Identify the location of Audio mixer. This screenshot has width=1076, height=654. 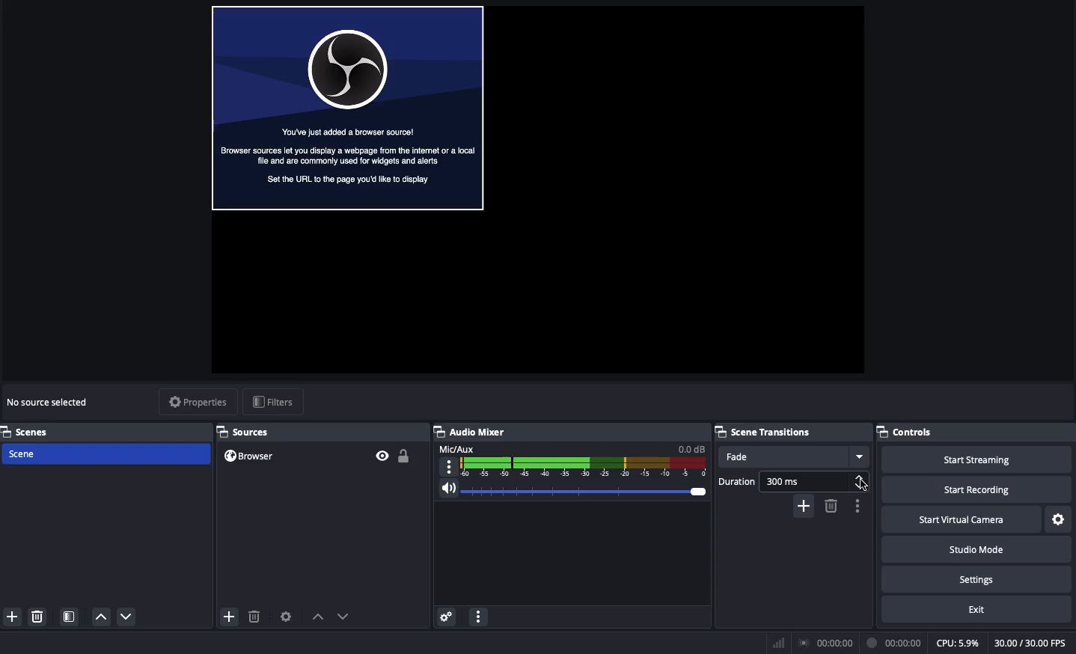
(472, 431).